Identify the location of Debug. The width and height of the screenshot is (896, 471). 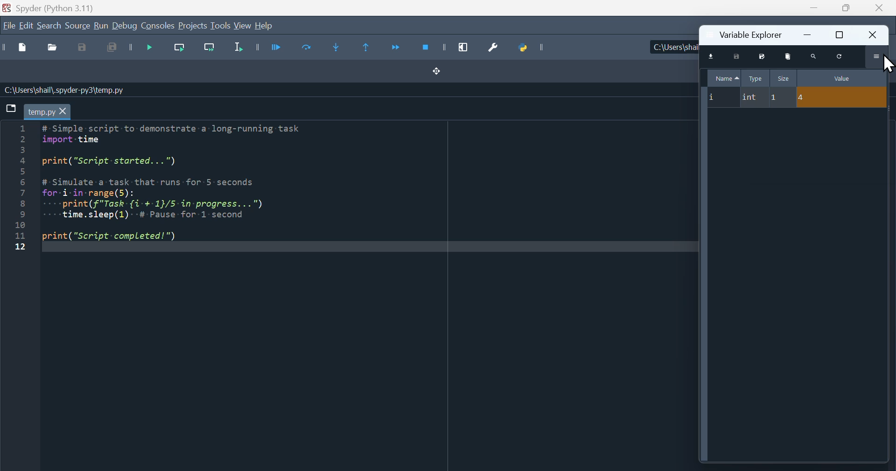
(125, 26).